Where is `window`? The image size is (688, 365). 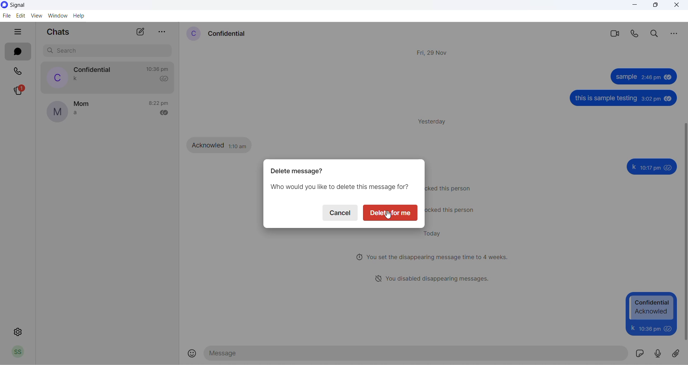 window is located at coordinates (57, 17).